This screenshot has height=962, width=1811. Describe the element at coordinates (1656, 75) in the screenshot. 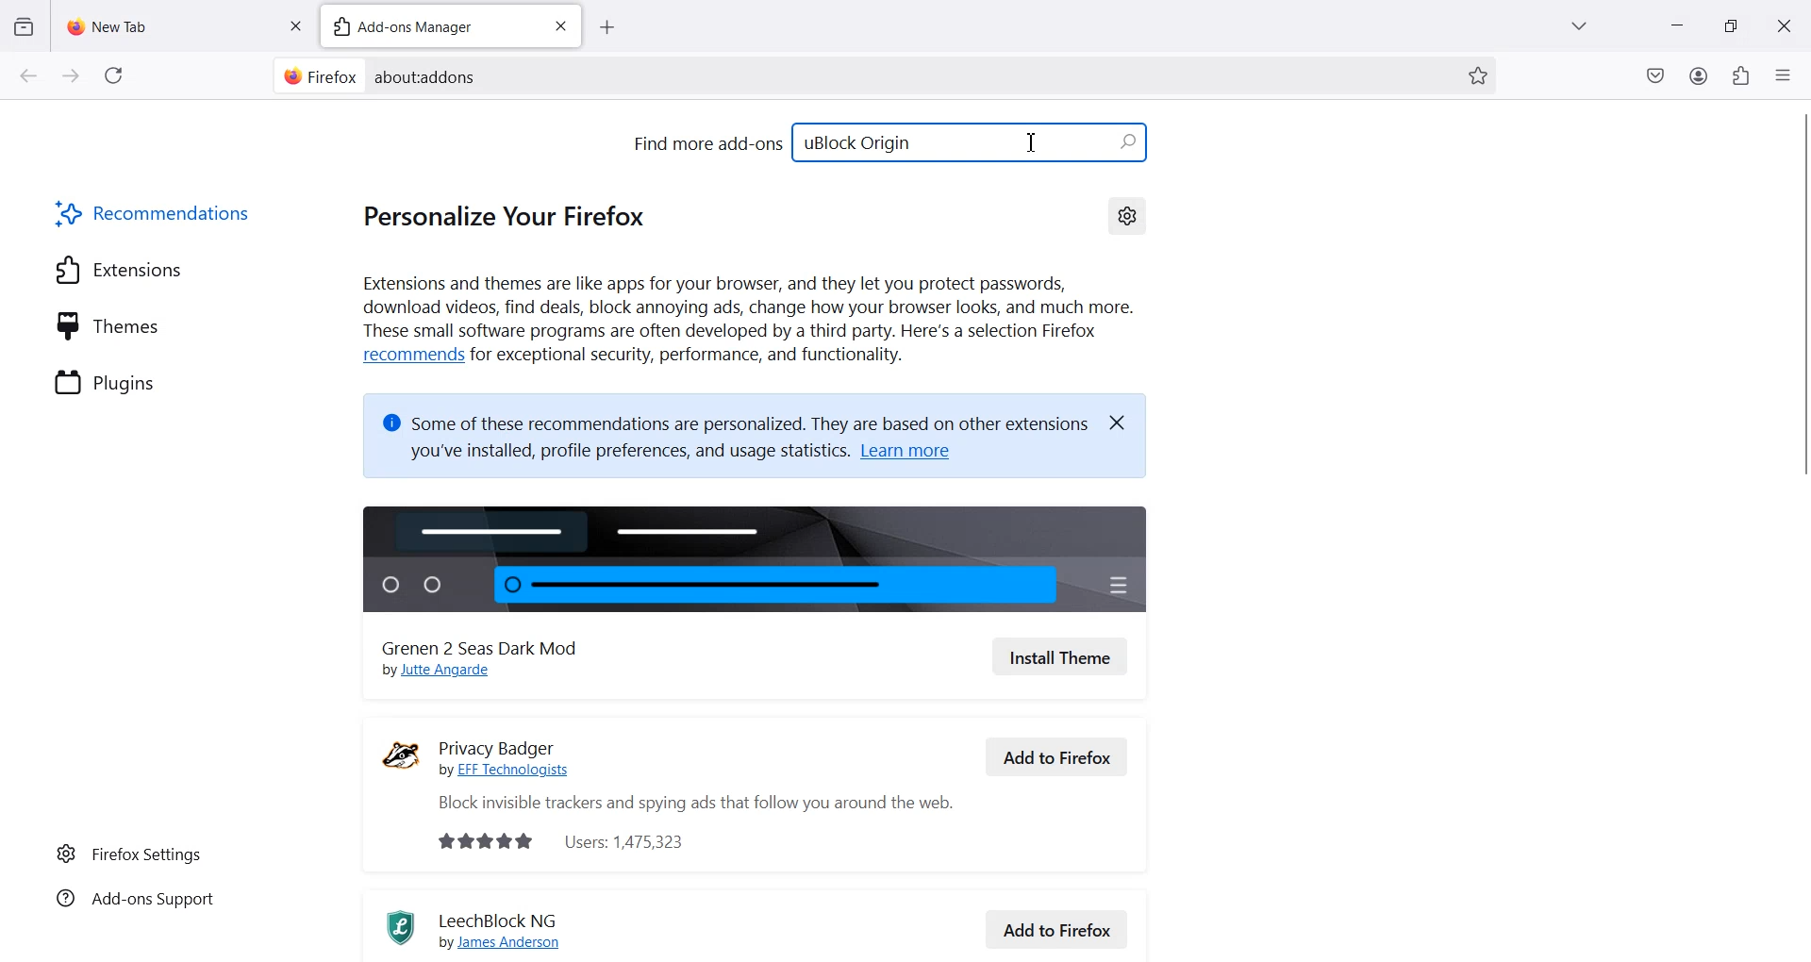

I see `Save to pocket` at that location.